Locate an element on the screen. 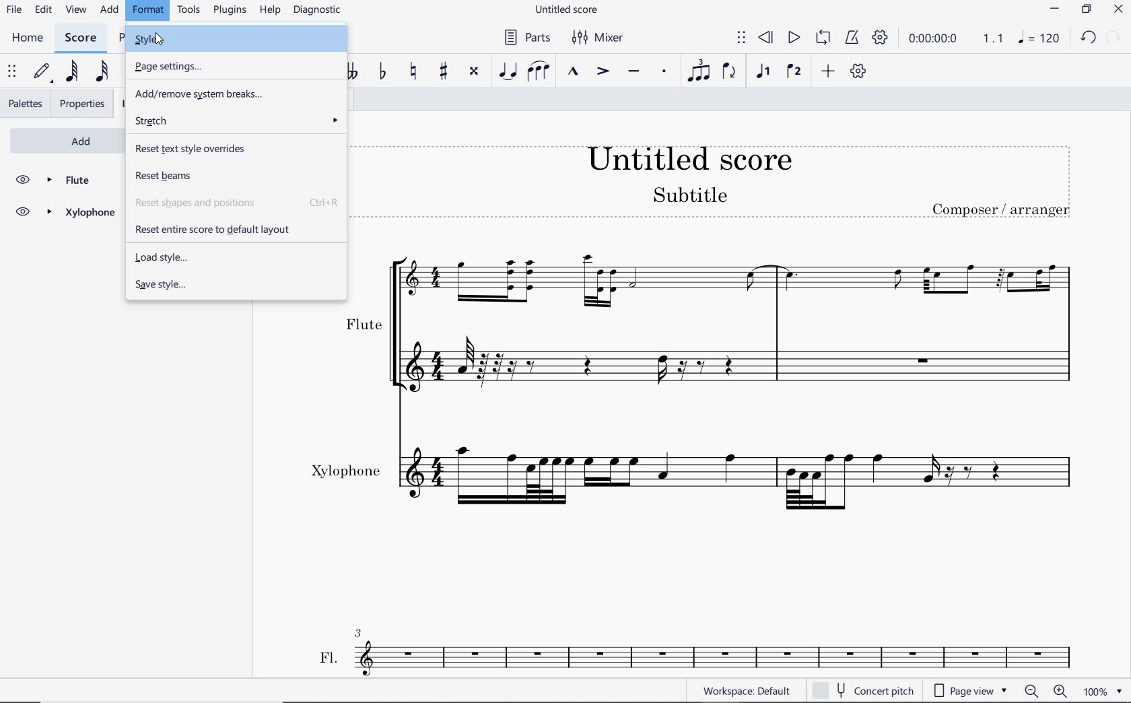  MIXER is located at coordinates (600, 38).